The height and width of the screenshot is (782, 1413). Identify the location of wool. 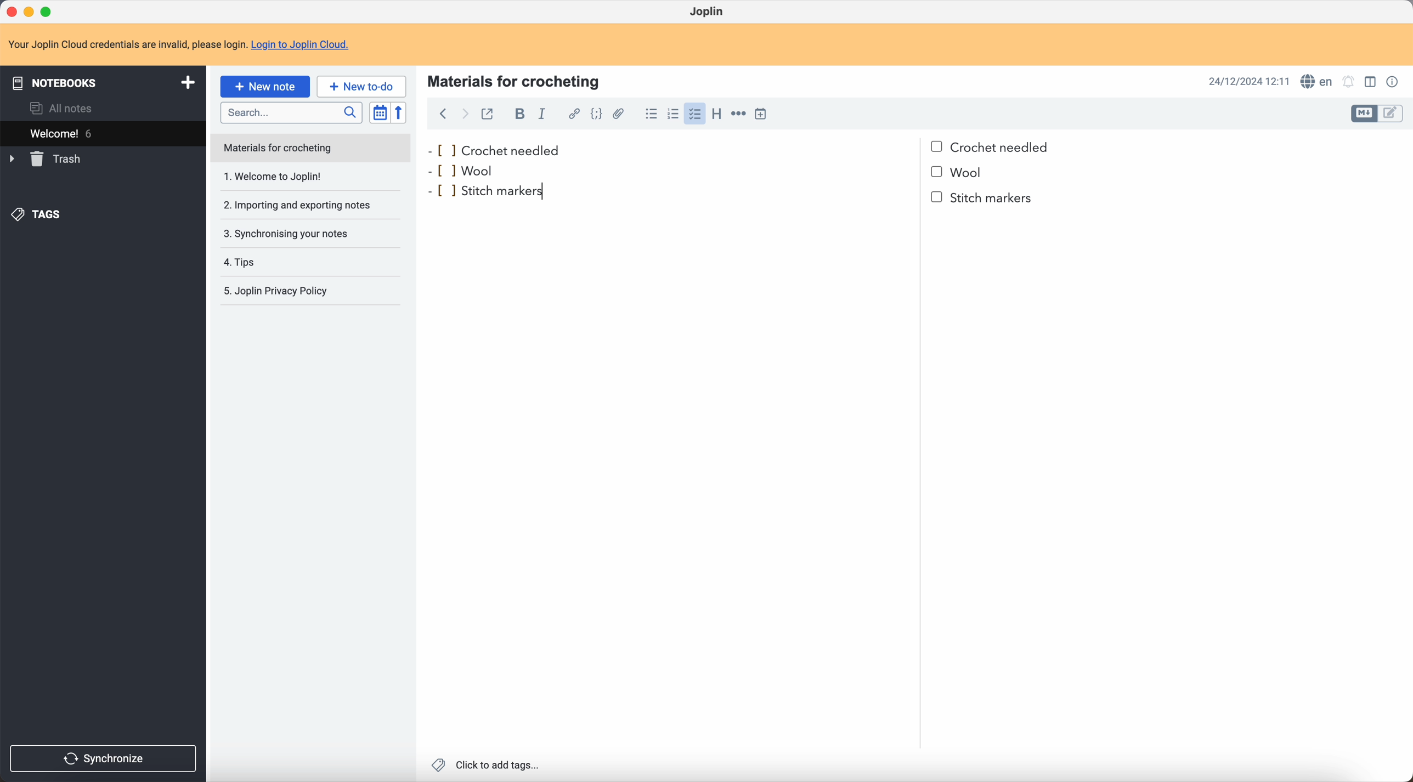
(477, 170).